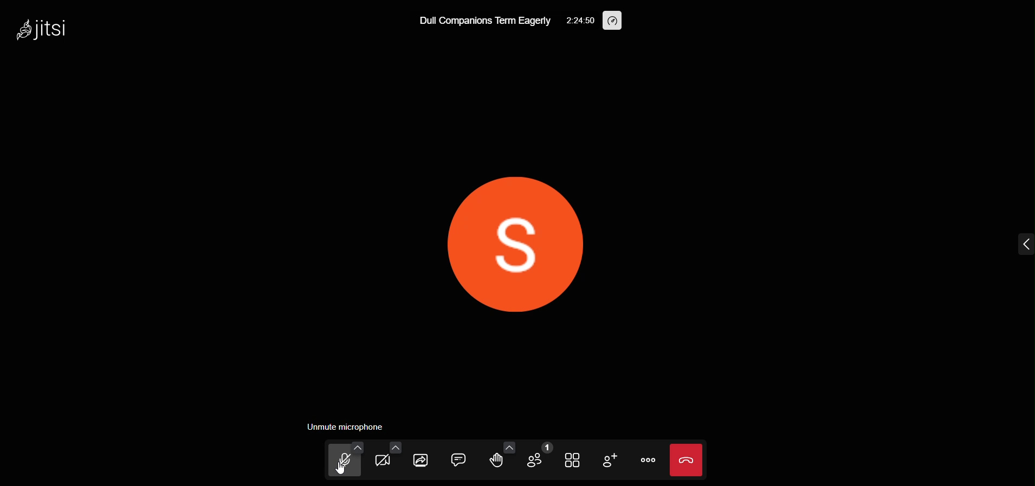 This screenshot has width=1035, height=486. What do you see at coordinates (421, 461) in the screenshot?
I see `screen share` at bounding box center [421, 461].